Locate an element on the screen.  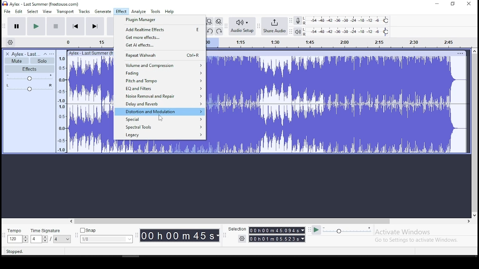
Selection is located at coordinates (235, 228).